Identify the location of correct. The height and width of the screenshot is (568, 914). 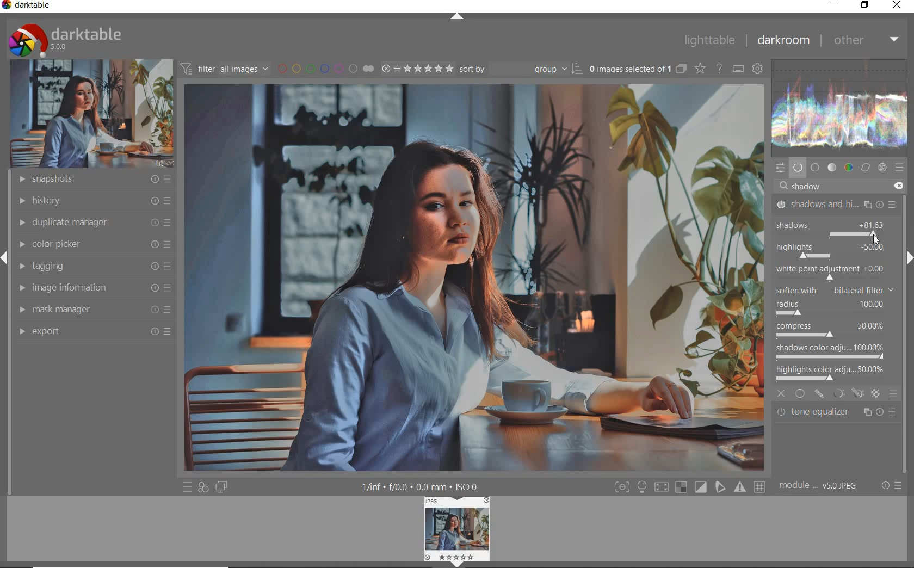
(865, 167).